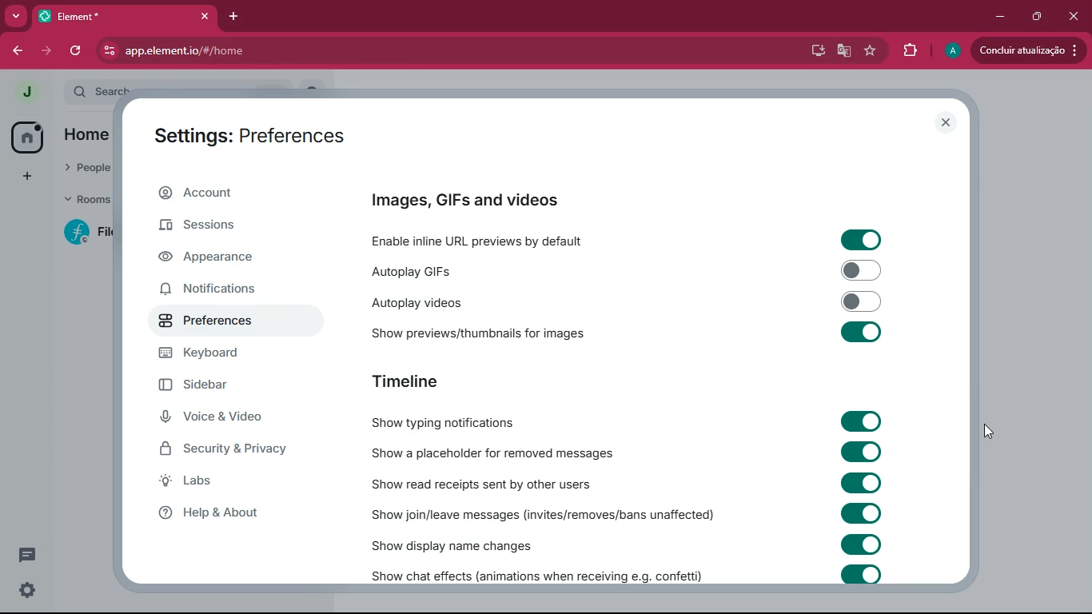 Image resolution: width=1092 pixels, height=614 pixels. I want to click on add tab, so click(236, 17).